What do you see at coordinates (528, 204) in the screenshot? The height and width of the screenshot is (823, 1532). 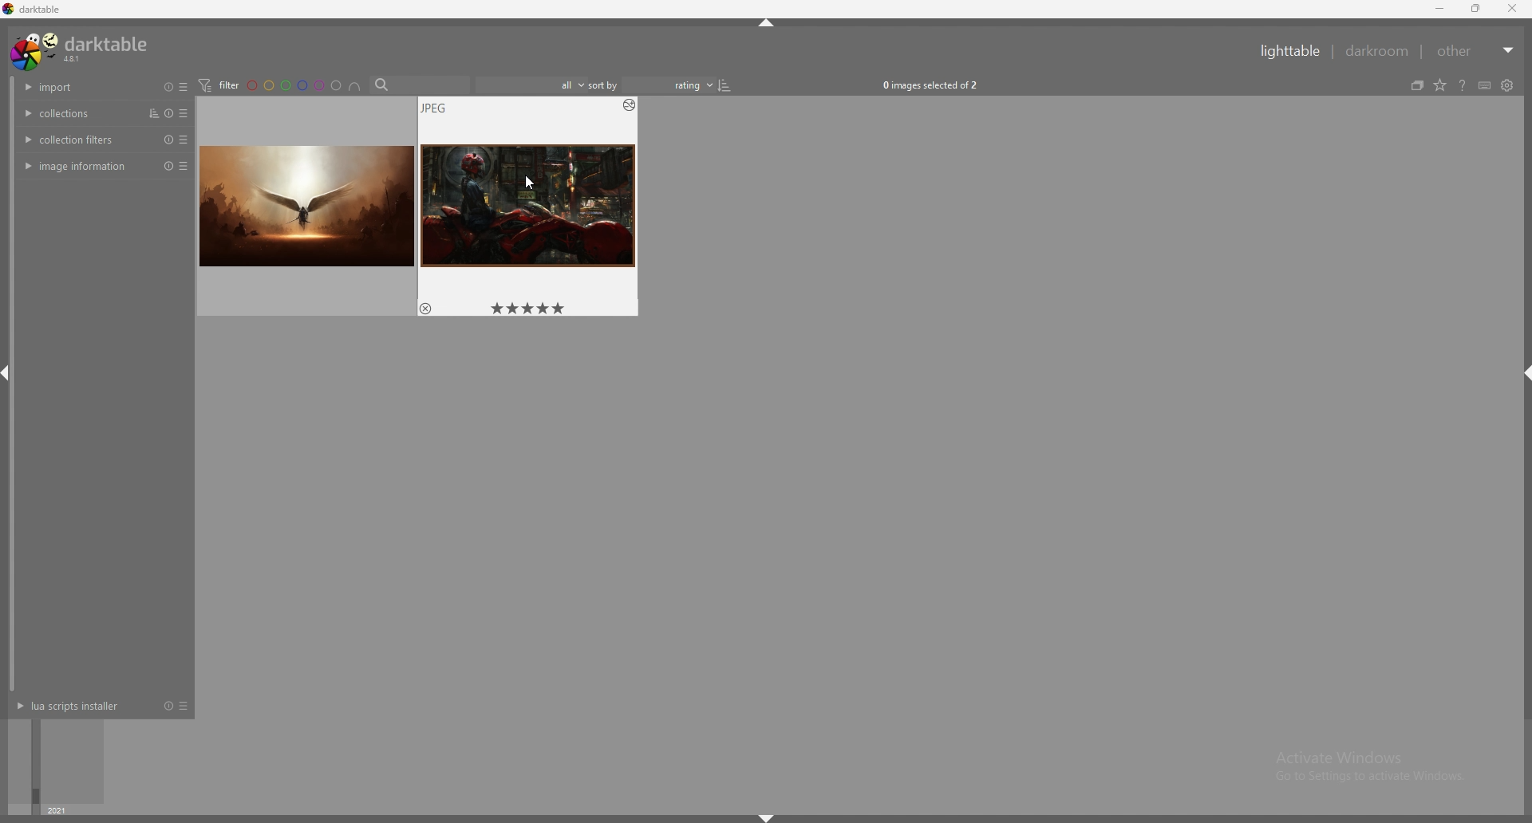 I see `image` at bounding box center [528, 204].